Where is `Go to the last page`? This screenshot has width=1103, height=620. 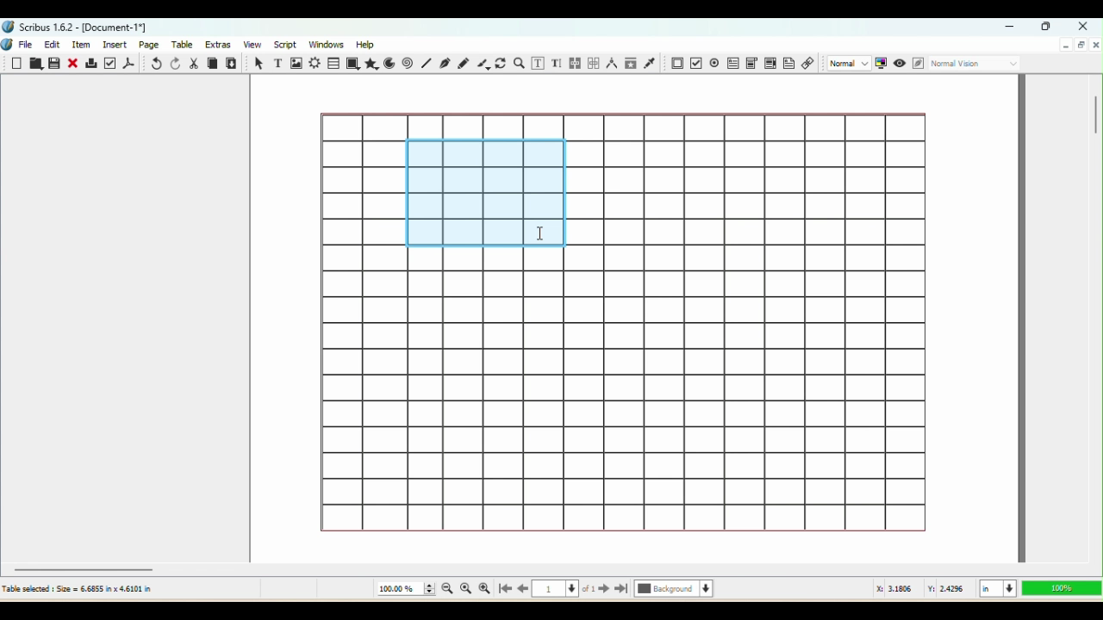
Go to the last page is located at coordinates (622, 590).